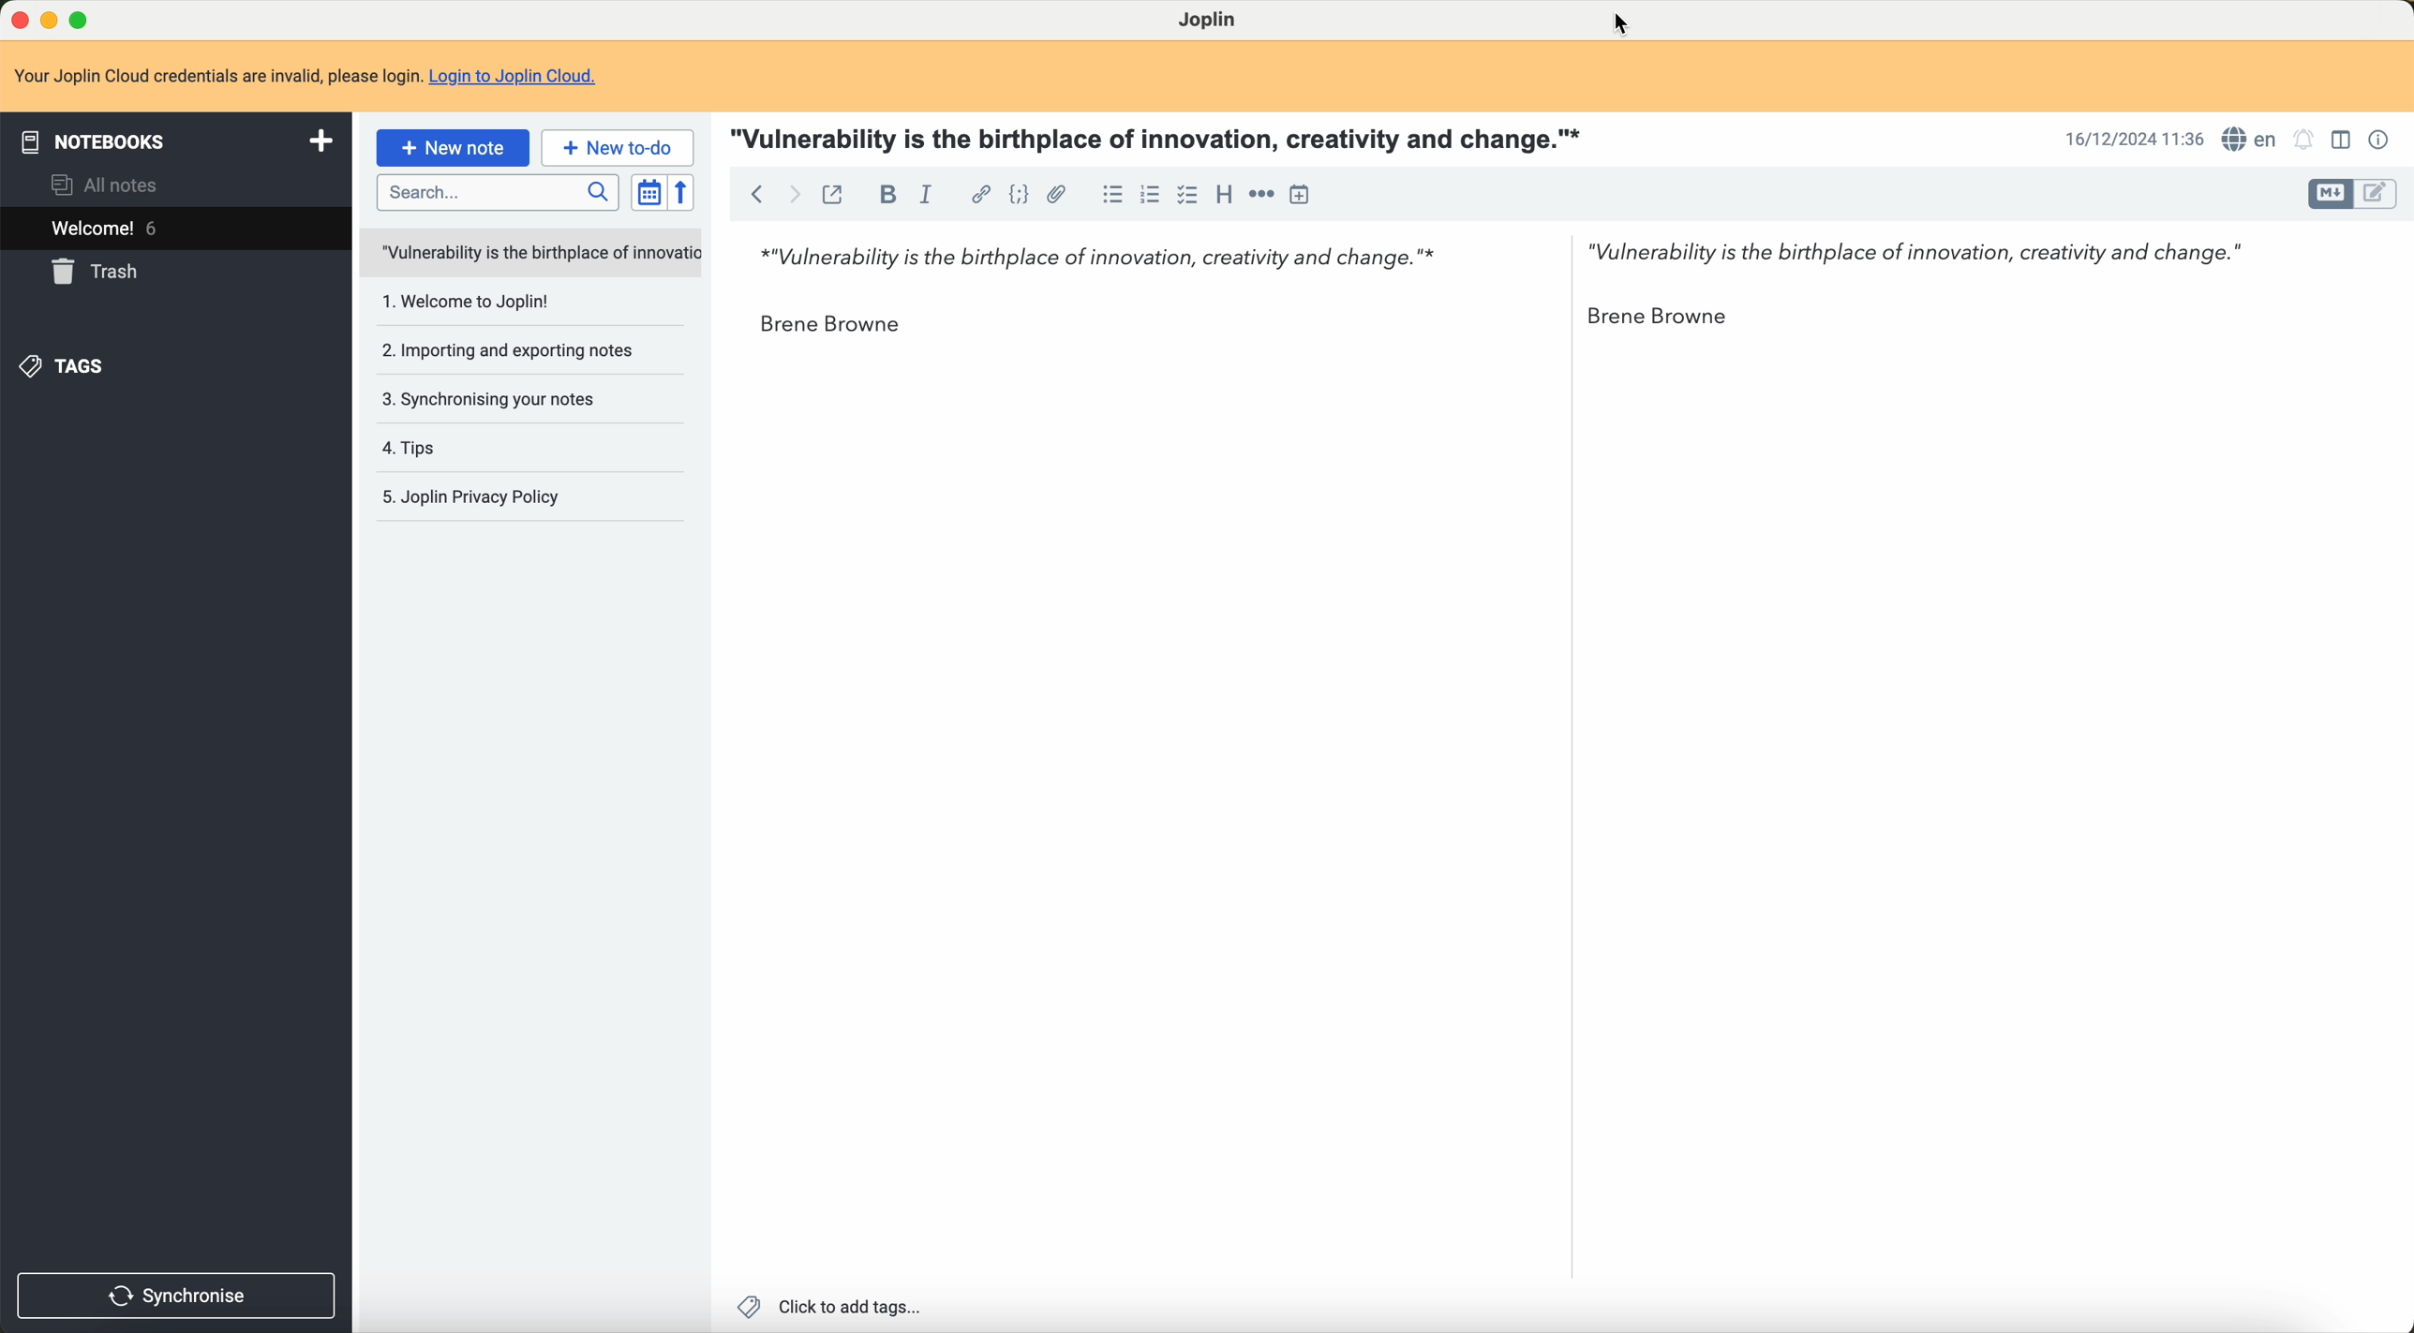  I want to click on "Vulnerability is the birthplace of innovation, creativity and change."*, so click(1087, 249).